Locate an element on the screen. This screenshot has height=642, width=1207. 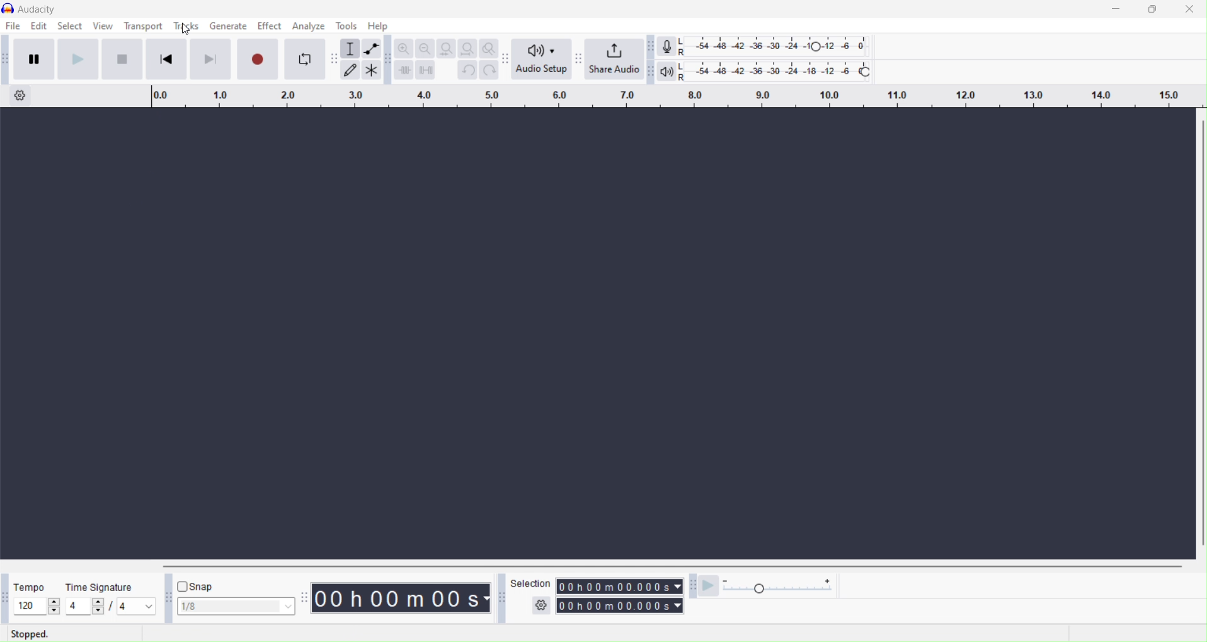
increase beat per measure is located at coordinates (96, 602).